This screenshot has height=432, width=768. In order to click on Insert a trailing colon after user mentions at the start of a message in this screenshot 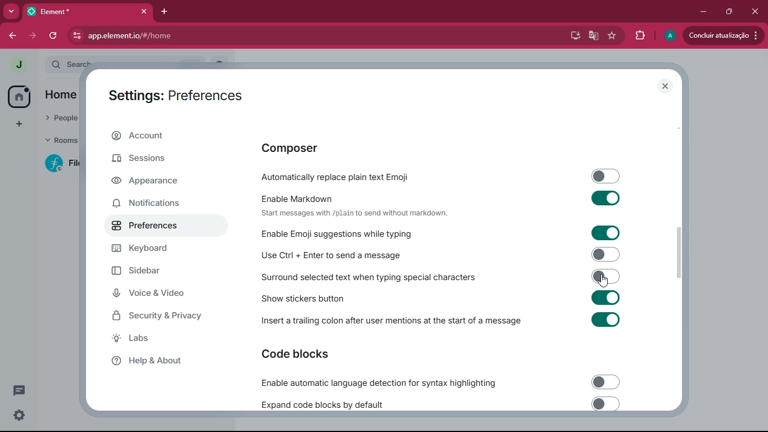, I will do `click(436, 321)`.